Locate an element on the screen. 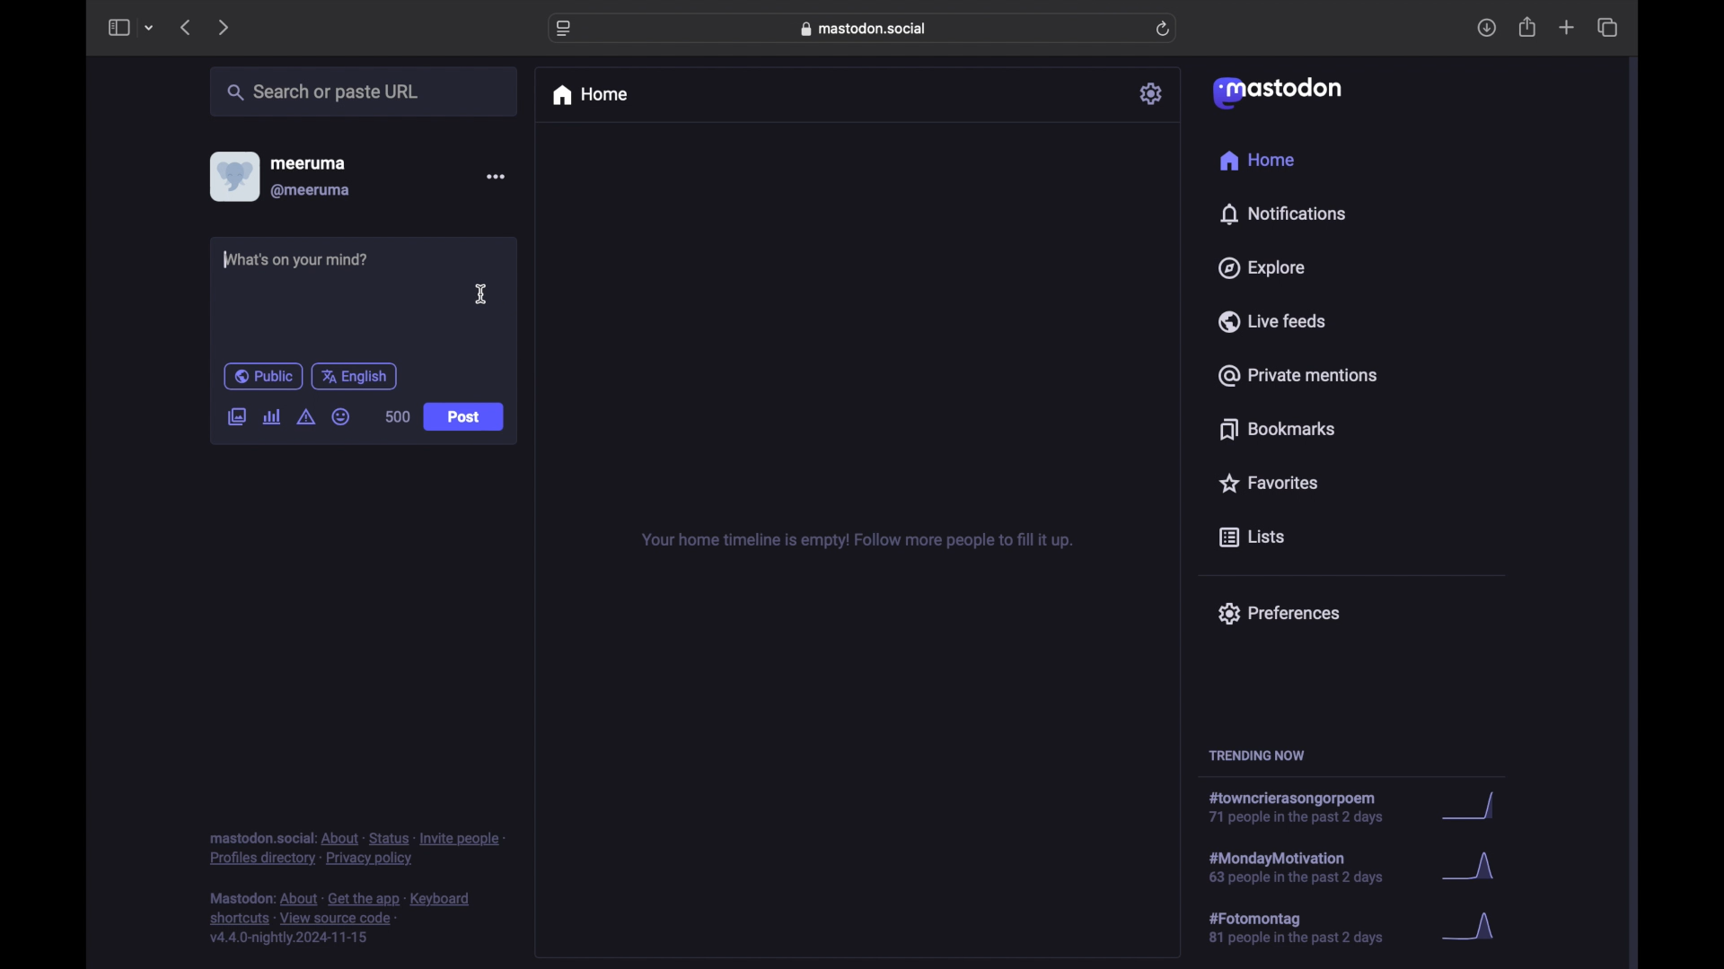 Image resolution: width=1724 pixels, height=969 pixels. lists is located at coordinates (1252, 538).